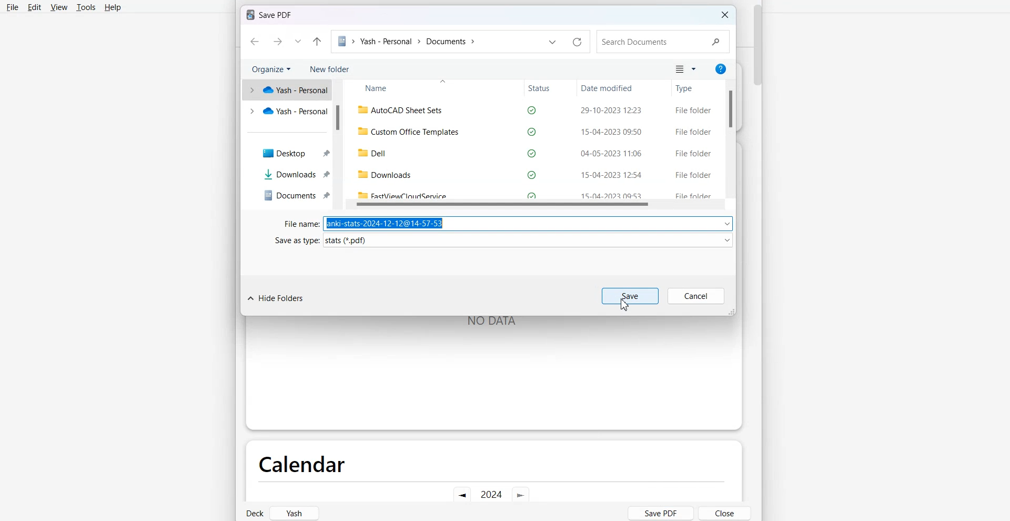 This screenshot has width=1010, height=521. I want to click on Go Back, so click(461, 495).